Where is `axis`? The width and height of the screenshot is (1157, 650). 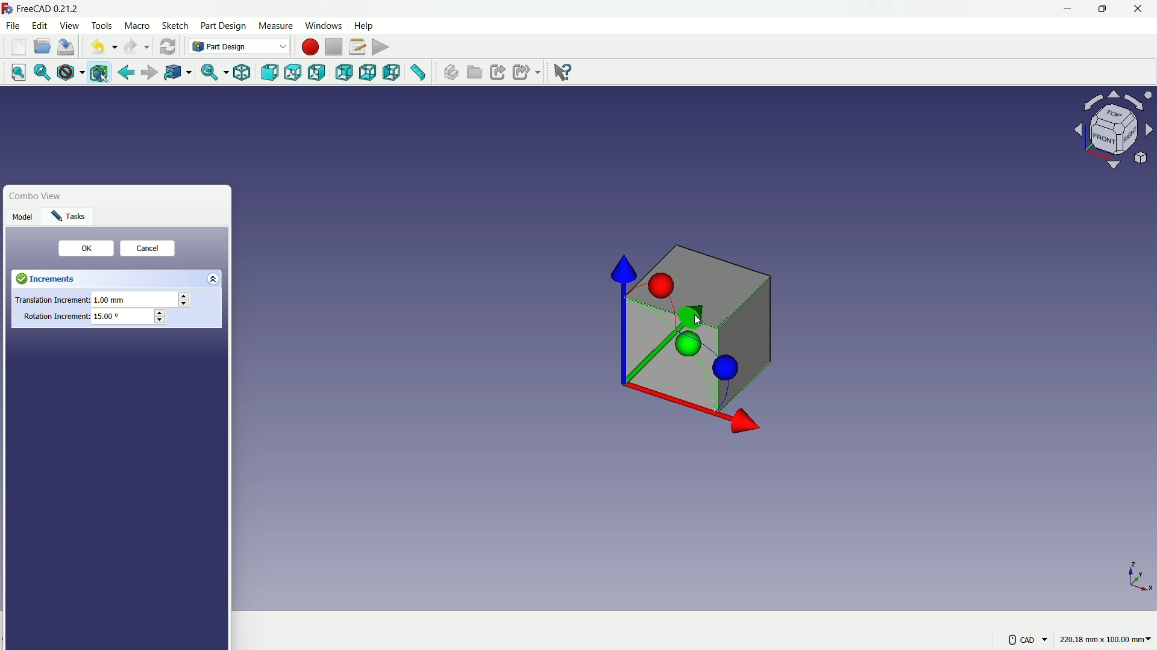 axis is located at coordinates (1140, 576).